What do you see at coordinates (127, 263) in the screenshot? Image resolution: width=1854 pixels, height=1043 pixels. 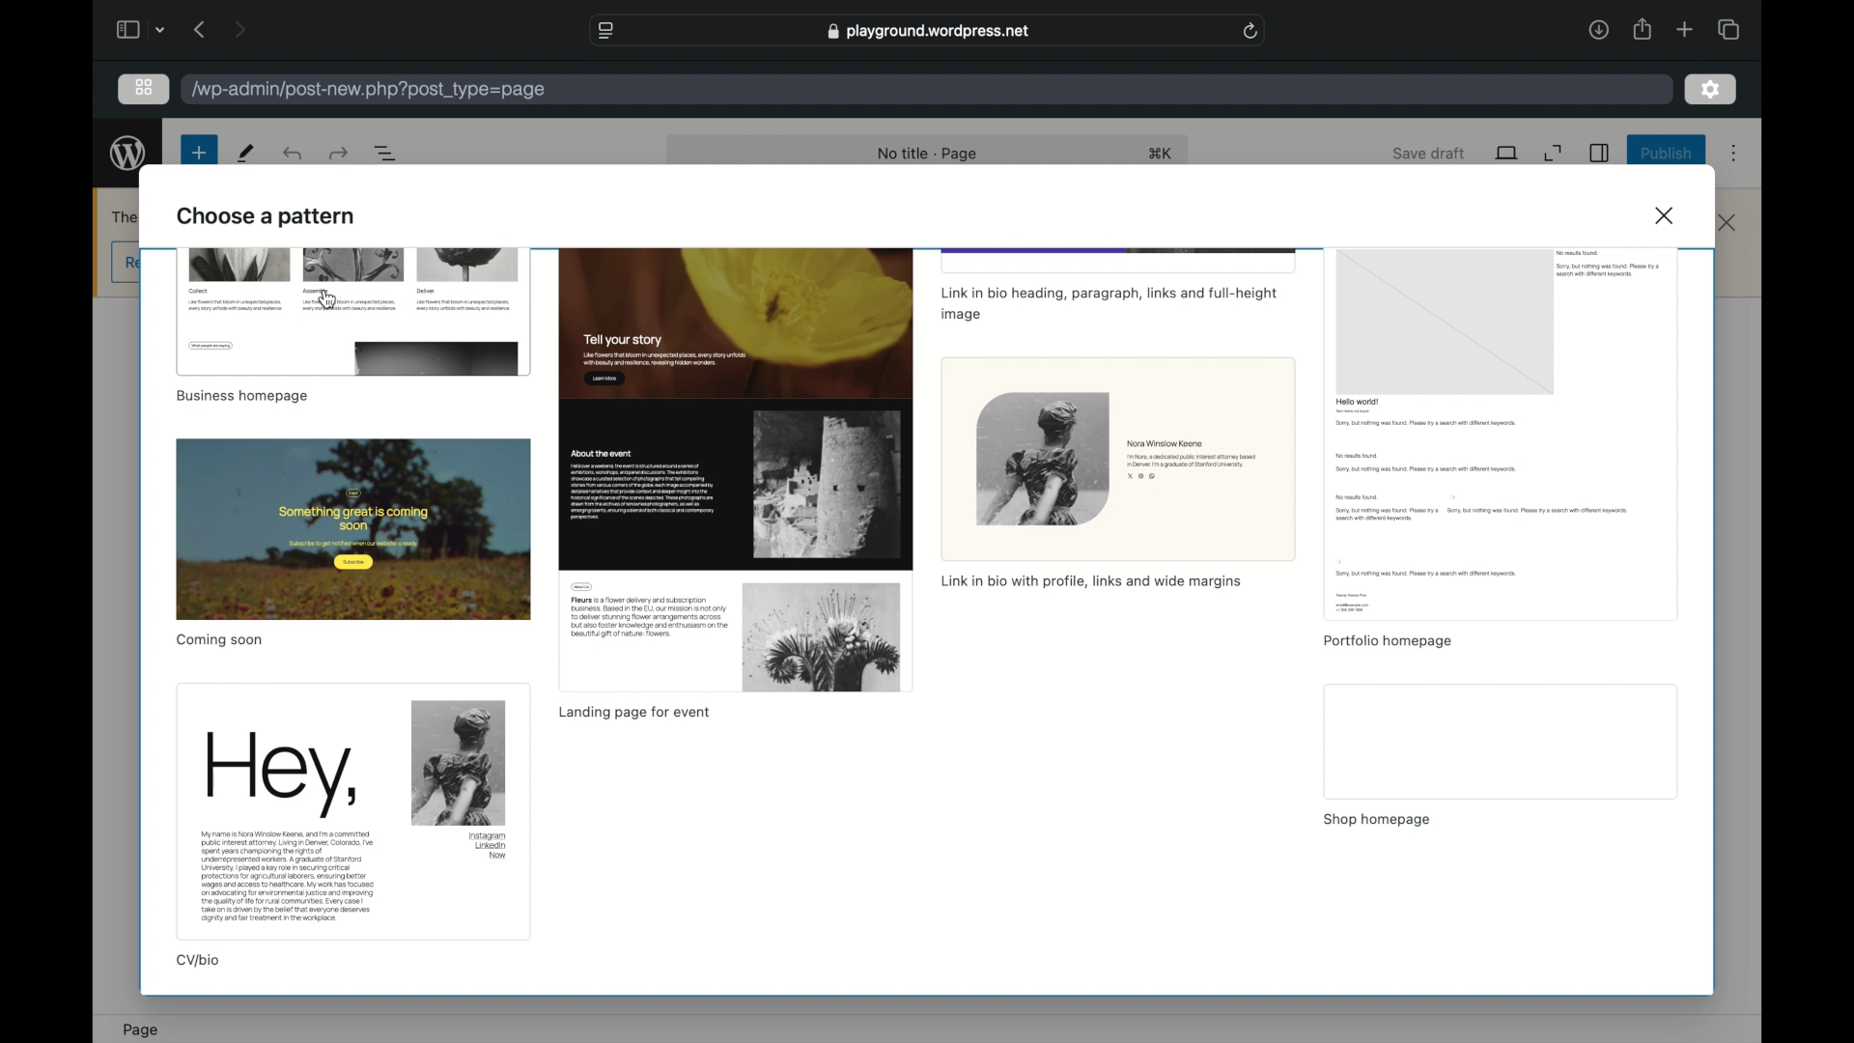 I see `obscure button` at bounding box center [127, 263].